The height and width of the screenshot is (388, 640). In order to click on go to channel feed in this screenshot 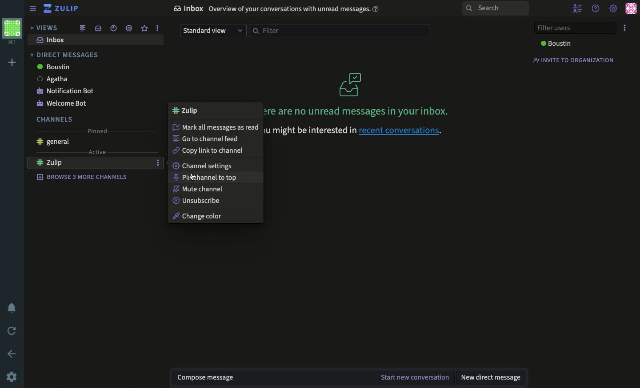, I will do `click(207, 138)`.